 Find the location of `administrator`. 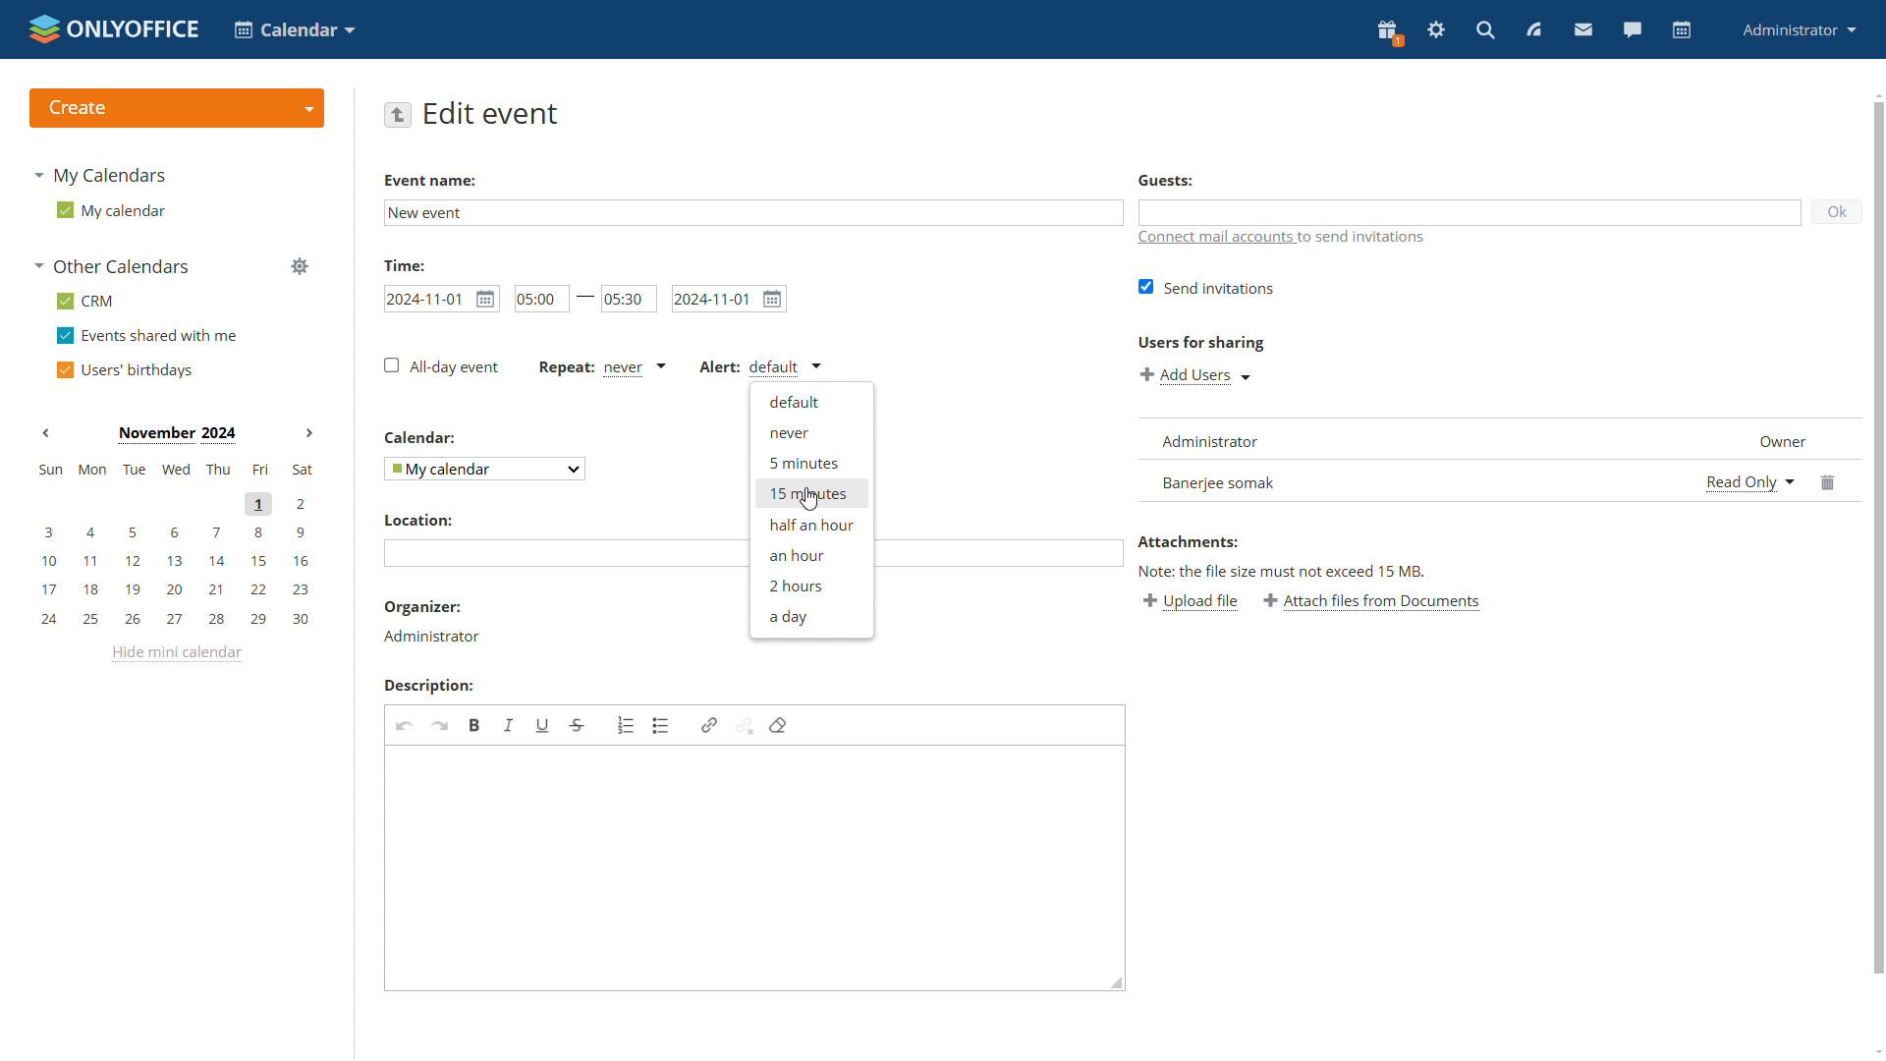

administrator is located at coordinates (1797, 31).